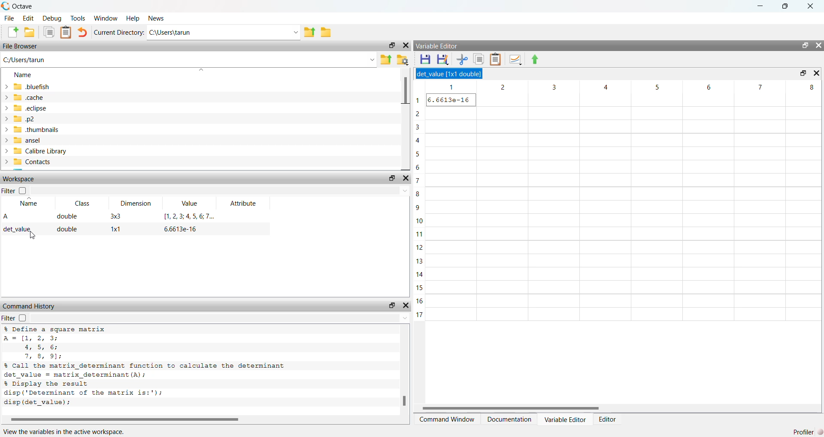 This screenshot has width=824, height=437. I want to click on scrollbar, so click(404, 118).